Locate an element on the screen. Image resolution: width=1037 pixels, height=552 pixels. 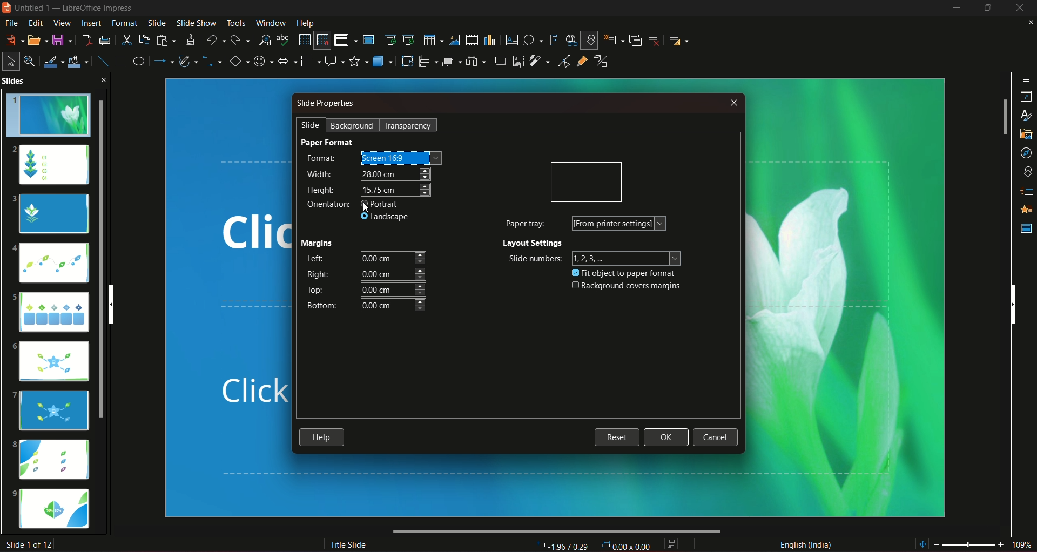
clone formatting is located at coordinates (192, 40).